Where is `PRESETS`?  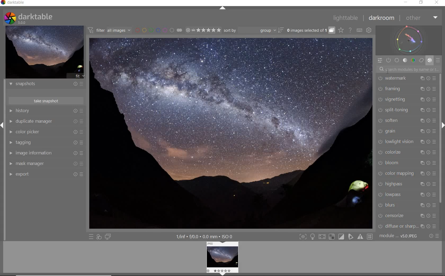
PRESETS is located at coordinates (438, 61).